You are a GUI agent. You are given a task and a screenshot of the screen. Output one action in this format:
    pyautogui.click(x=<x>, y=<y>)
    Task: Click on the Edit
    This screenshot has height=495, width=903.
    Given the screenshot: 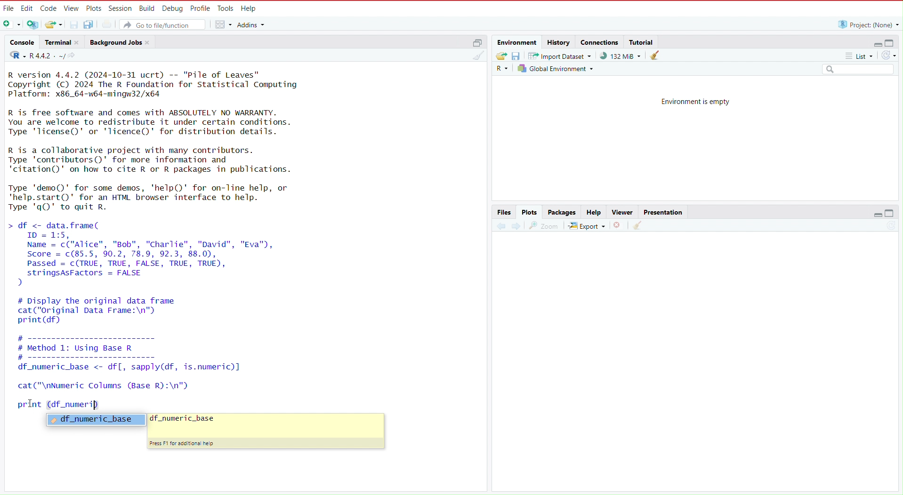 What is the action you would take?
    pyautogui.click(x=27, y=7)
    